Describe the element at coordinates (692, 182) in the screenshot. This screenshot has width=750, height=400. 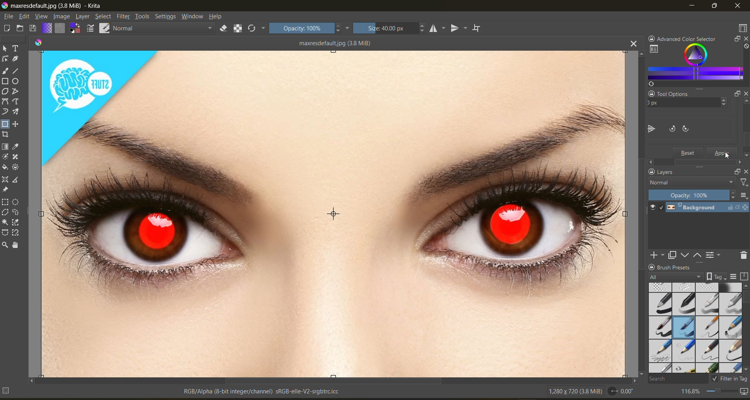
I see `normal` at that location.